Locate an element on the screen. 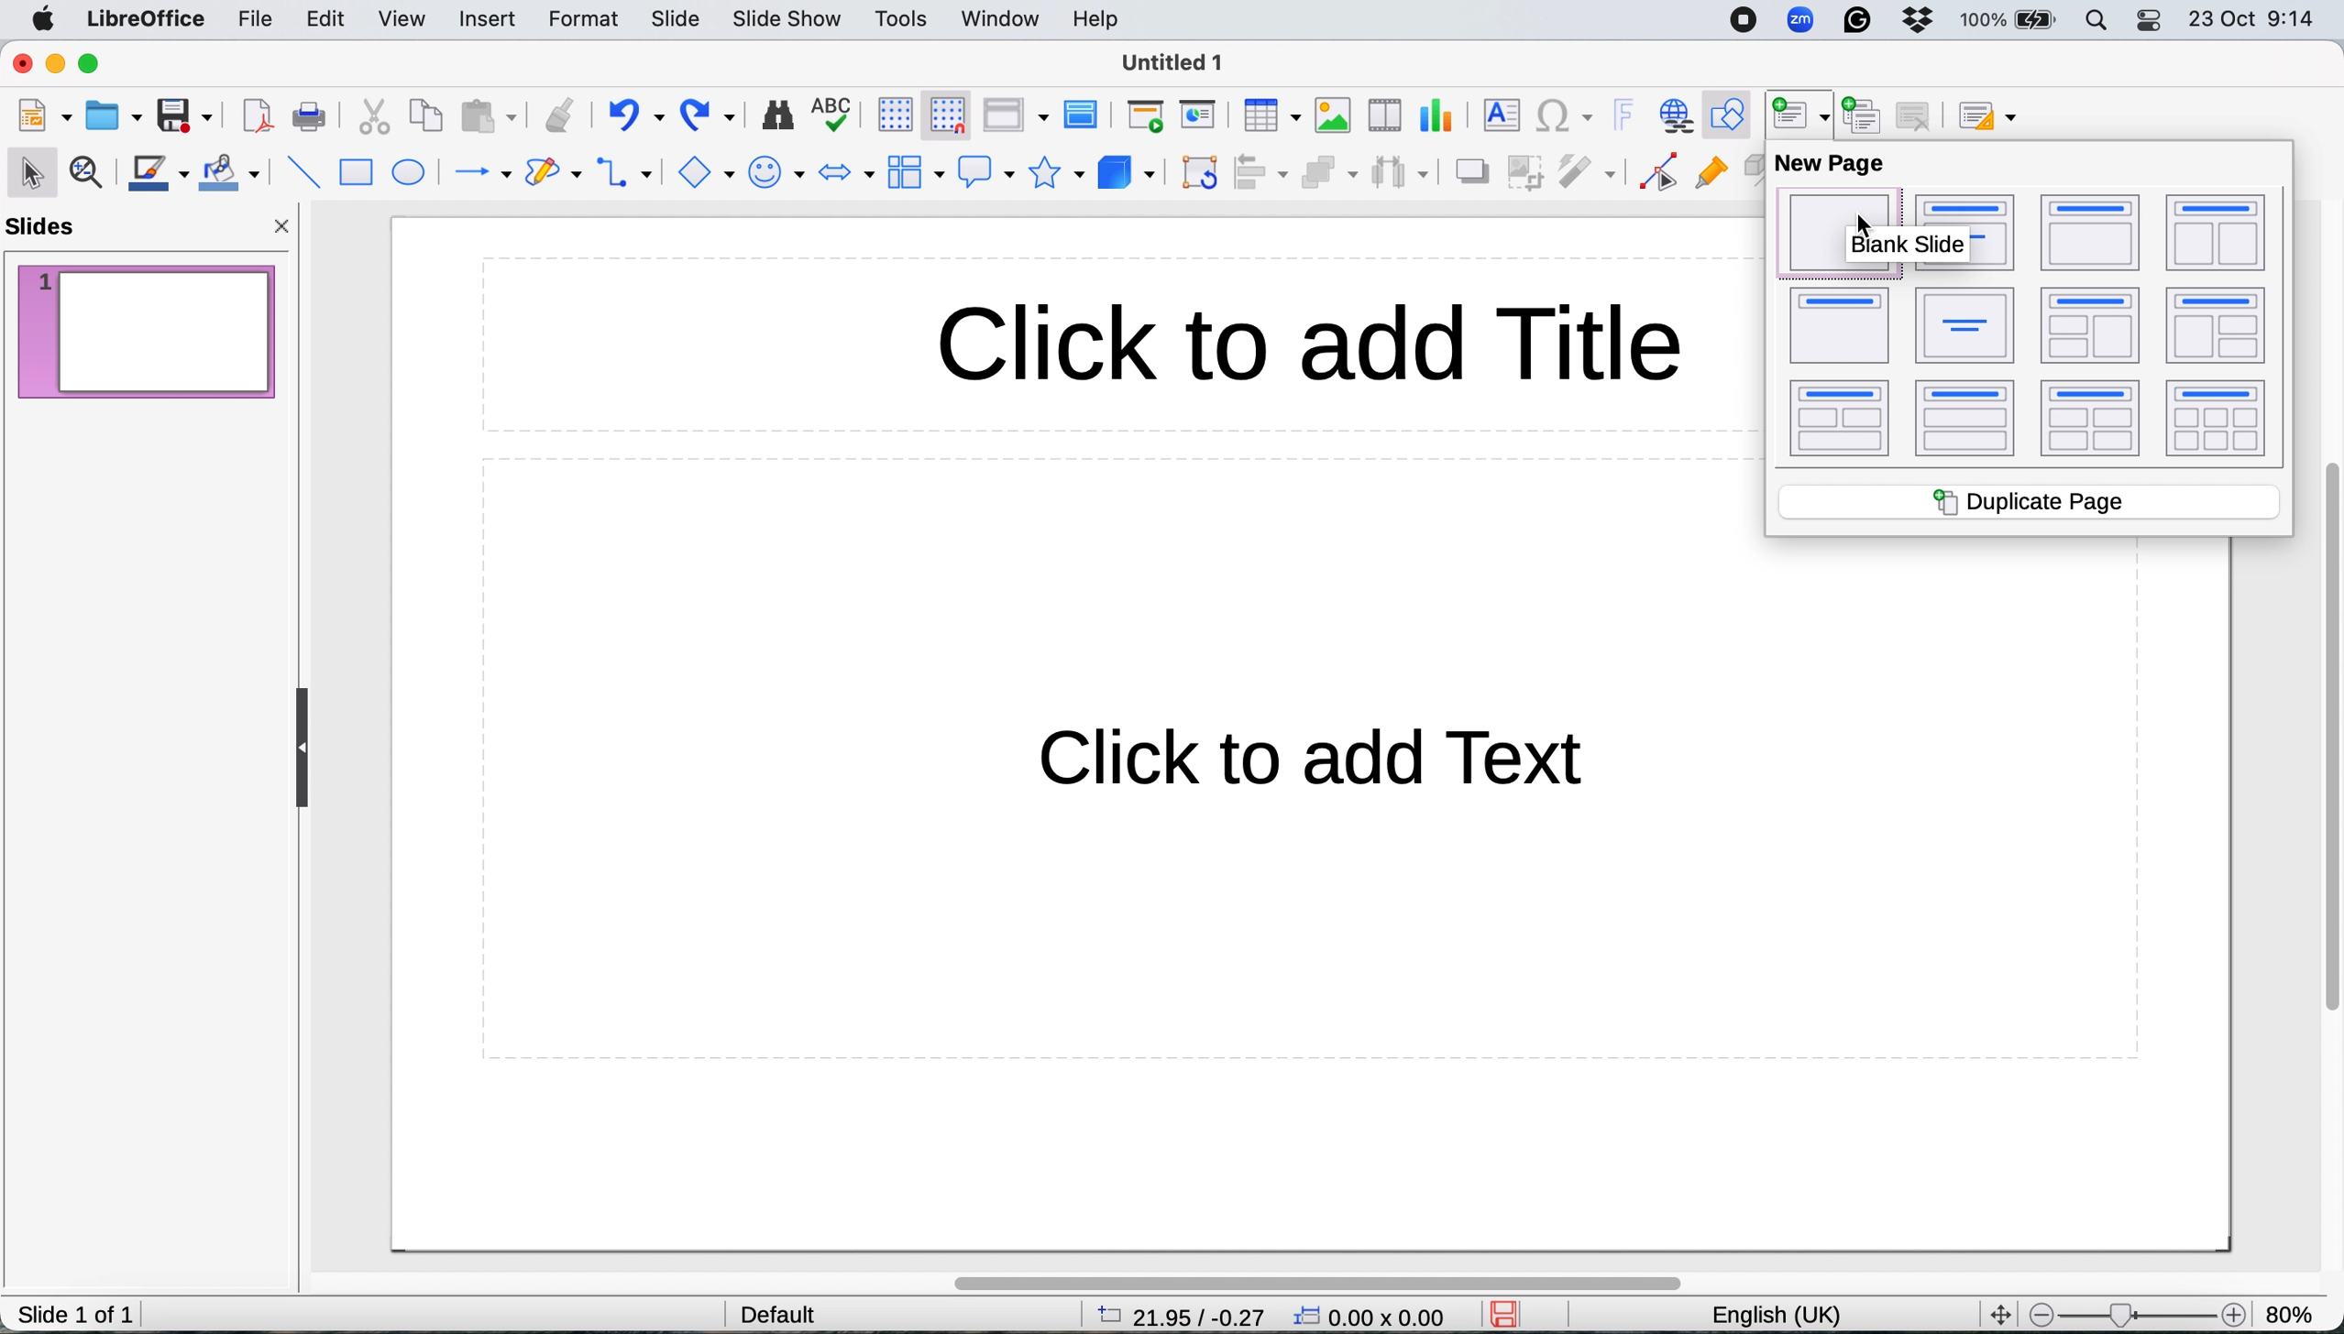 This screenshot has width=2344, height=1334. edit is located at coordinates (330, 21).